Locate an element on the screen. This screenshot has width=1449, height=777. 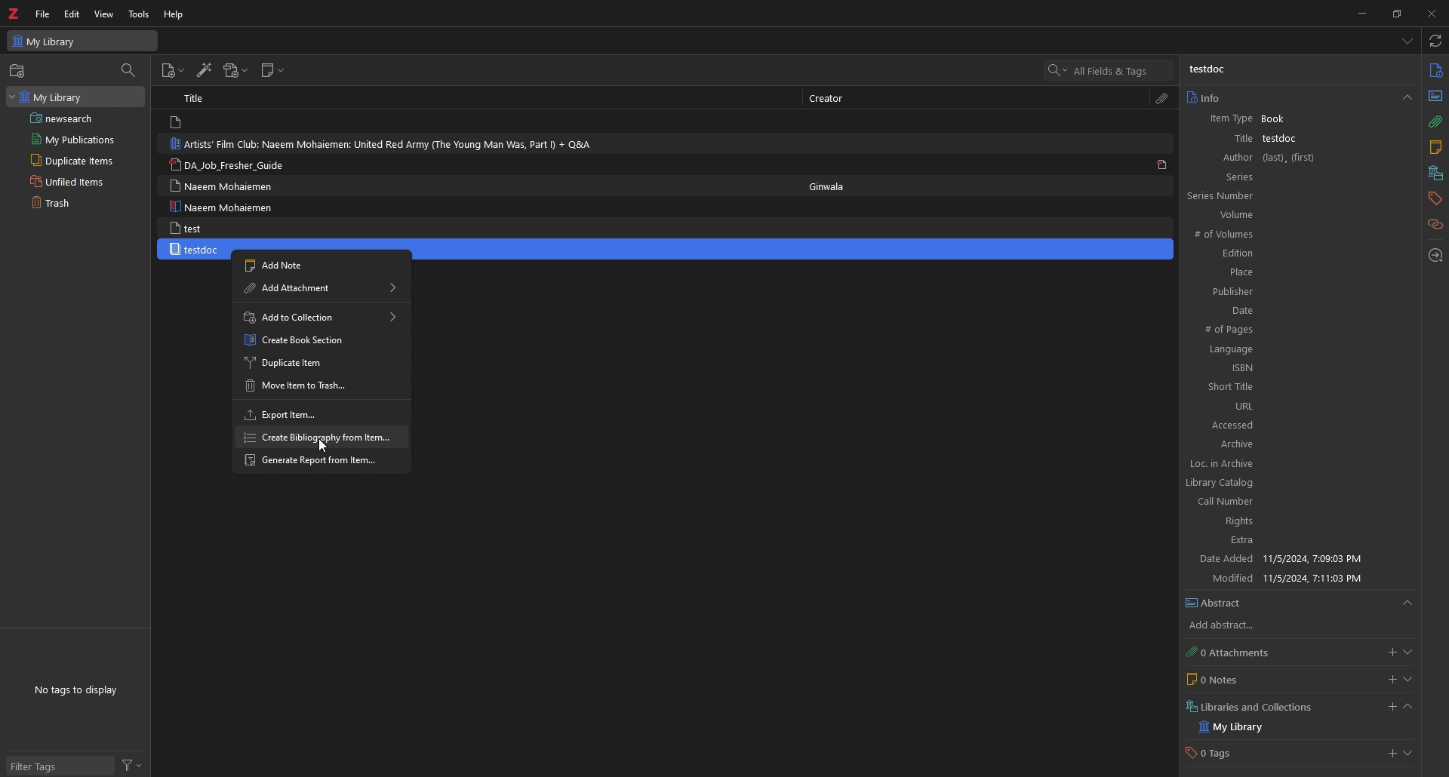
Artists’ Film Club: Naeem Mohaiemen: United Red Army is located at coordinates (392, 144).